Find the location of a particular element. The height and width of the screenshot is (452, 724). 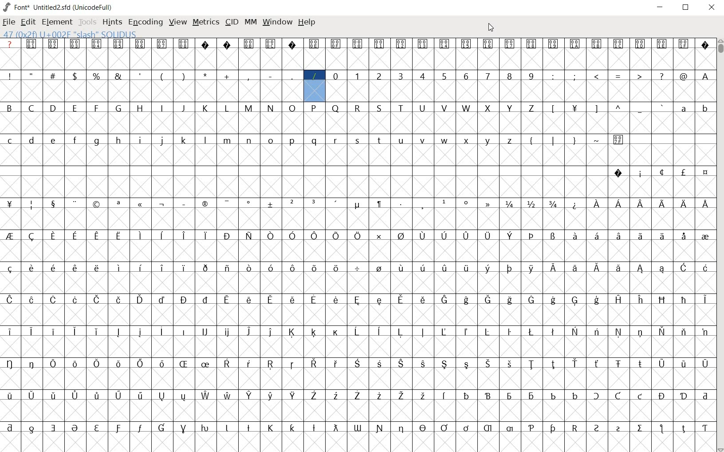

glyph is located at coordinates (162, 235).